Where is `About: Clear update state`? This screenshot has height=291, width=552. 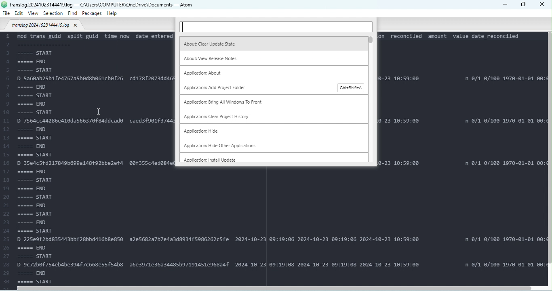
About: Clear update state is located at coordinates (272, 43).